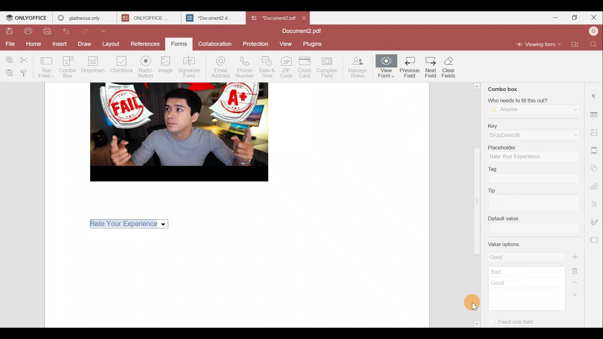 Image resolution: width=603 pixels, height=339 pixels. Describe the element at coordinates (573, 46) in the screenshot. I see `Open file location` at that location.